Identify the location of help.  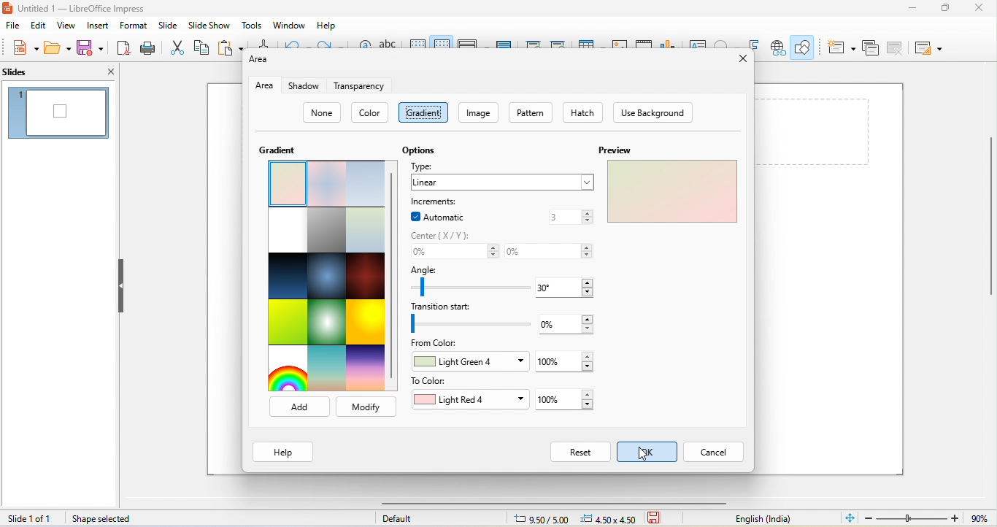
(328, 26).